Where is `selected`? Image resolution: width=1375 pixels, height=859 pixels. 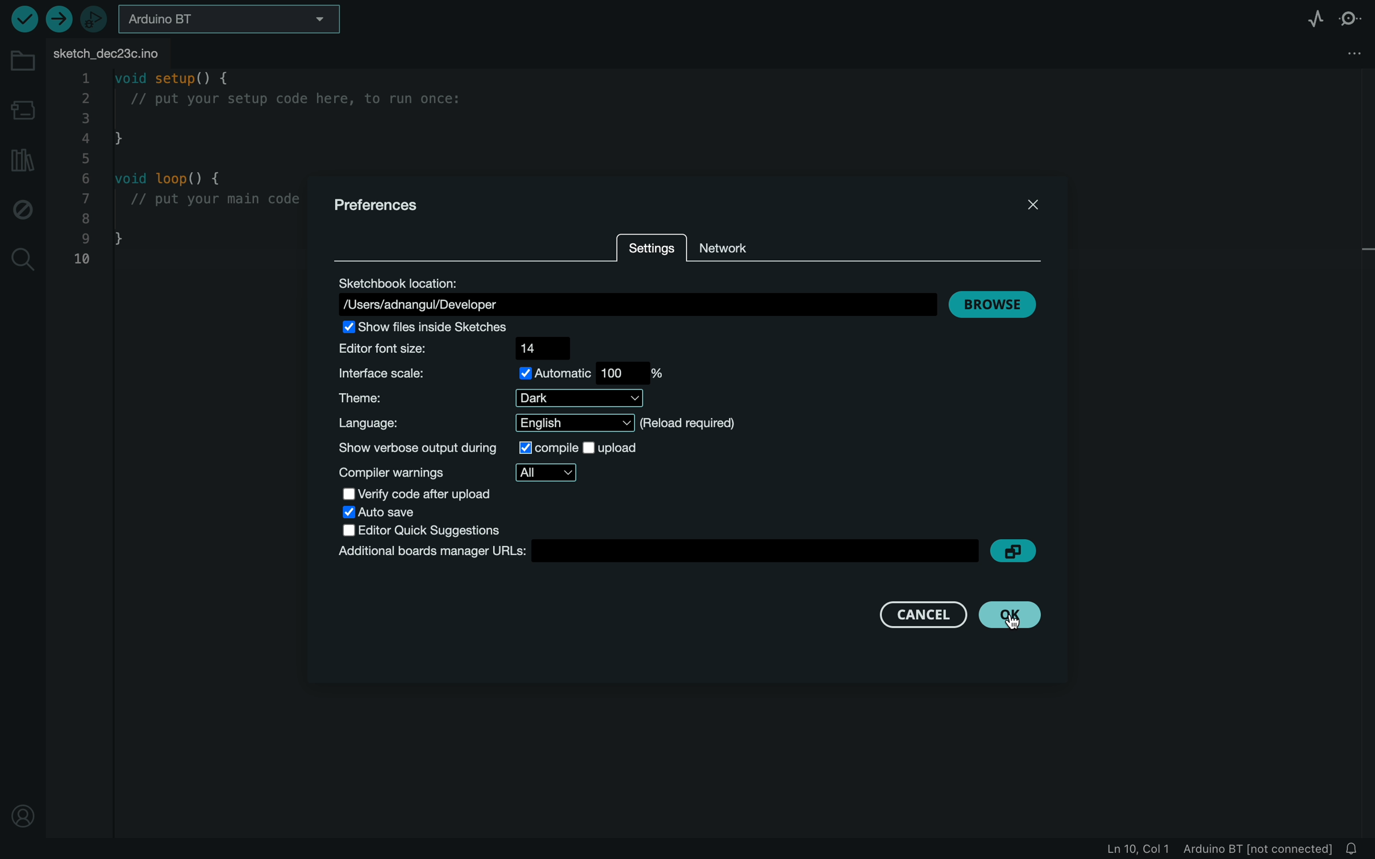
selected is located at coordinates (545, 447).